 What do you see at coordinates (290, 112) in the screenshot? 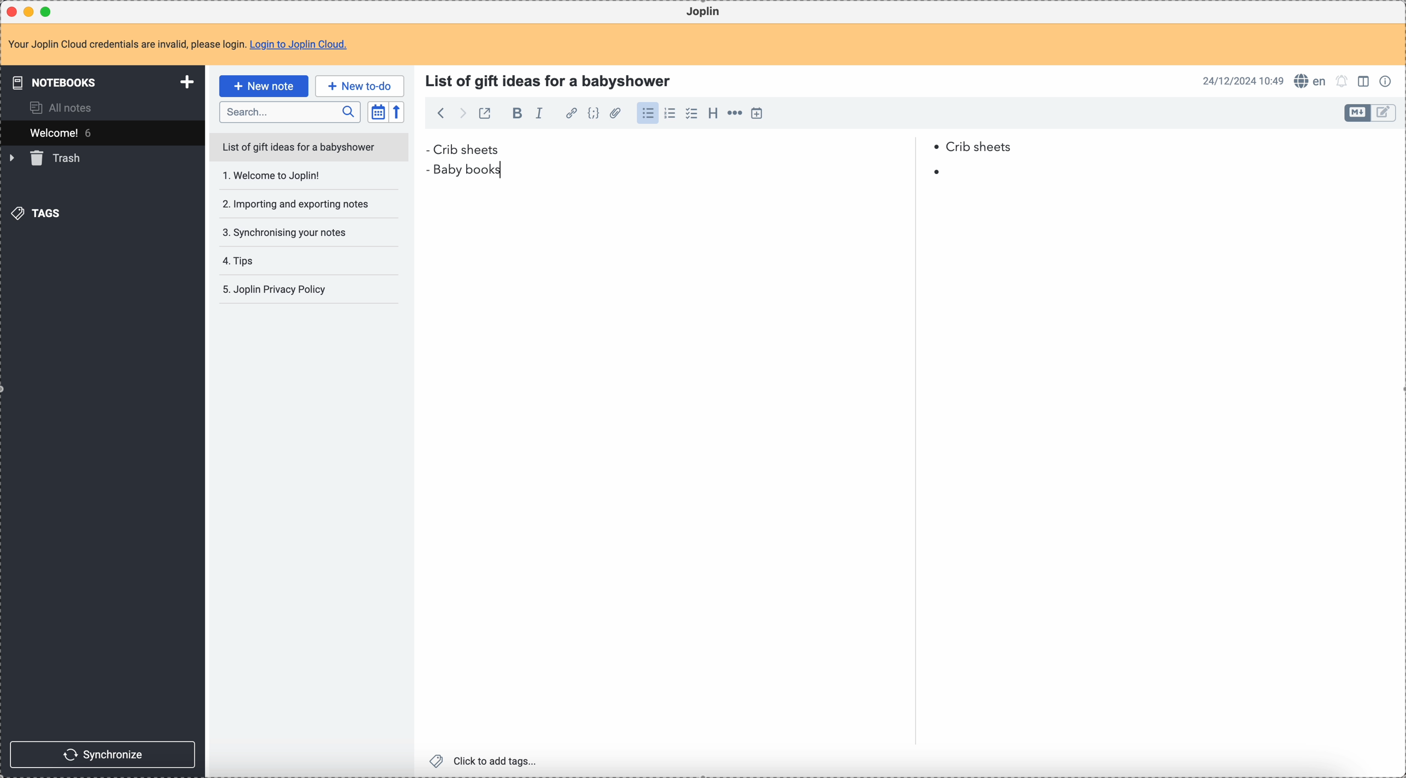
I see `search bar` at bounding box center [290, 112].